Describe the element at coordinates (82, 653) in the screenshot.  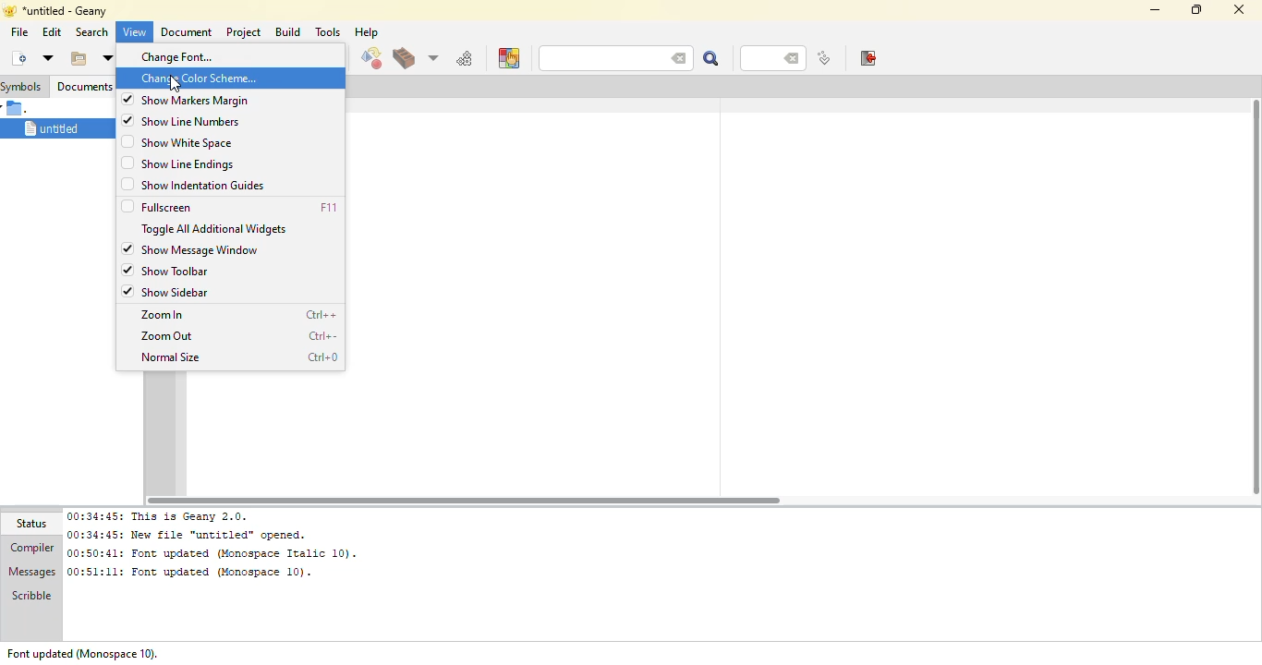
I see `font updated (monospace 10).` at that location.